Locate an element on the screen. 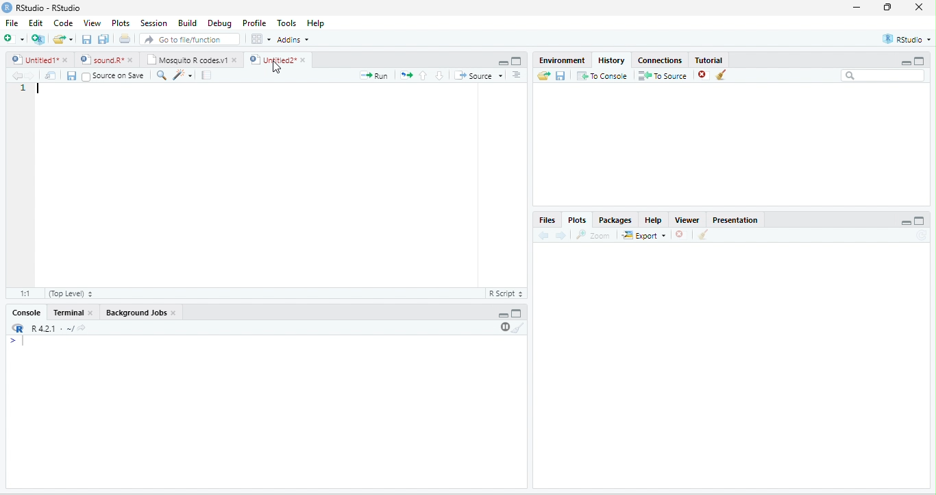 The height and width of the screenshot is (495, 936). close is located at coordinates (236, 60).